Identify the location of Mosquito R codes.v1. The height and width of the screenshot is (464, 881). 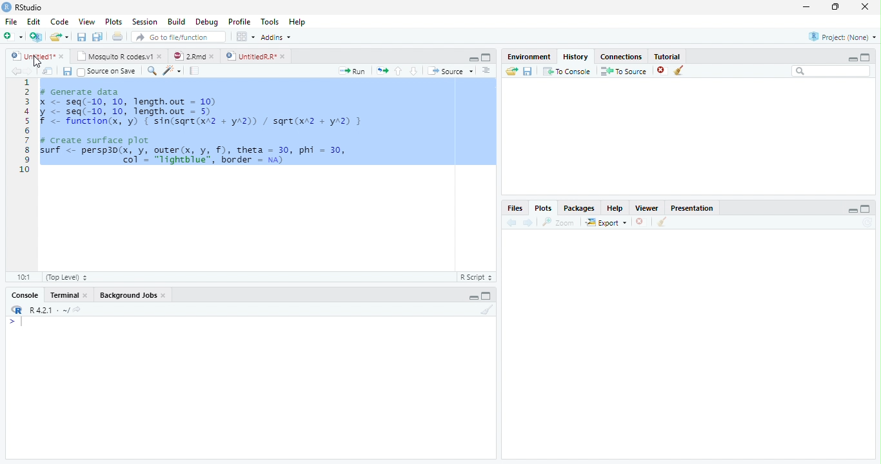
(113, 56).